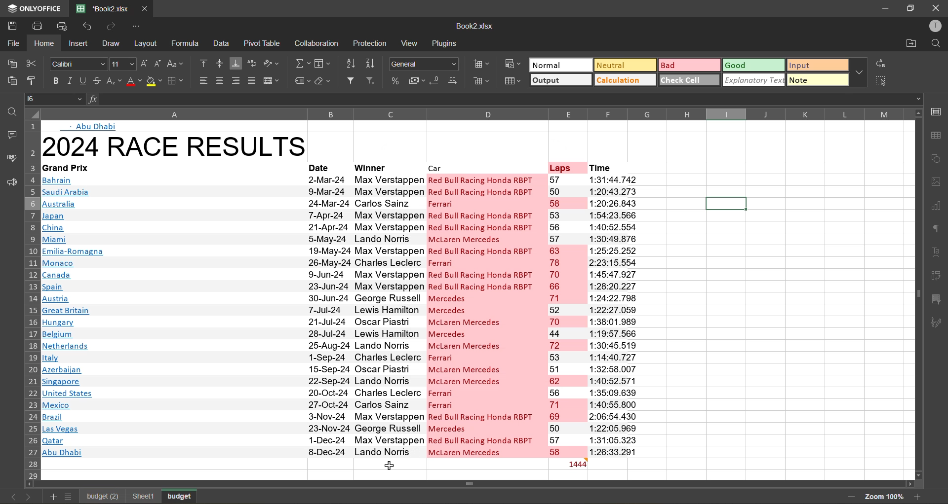  Describe the element at coordinates (937, 159) in the screenshot. I see `shapes` at that location.